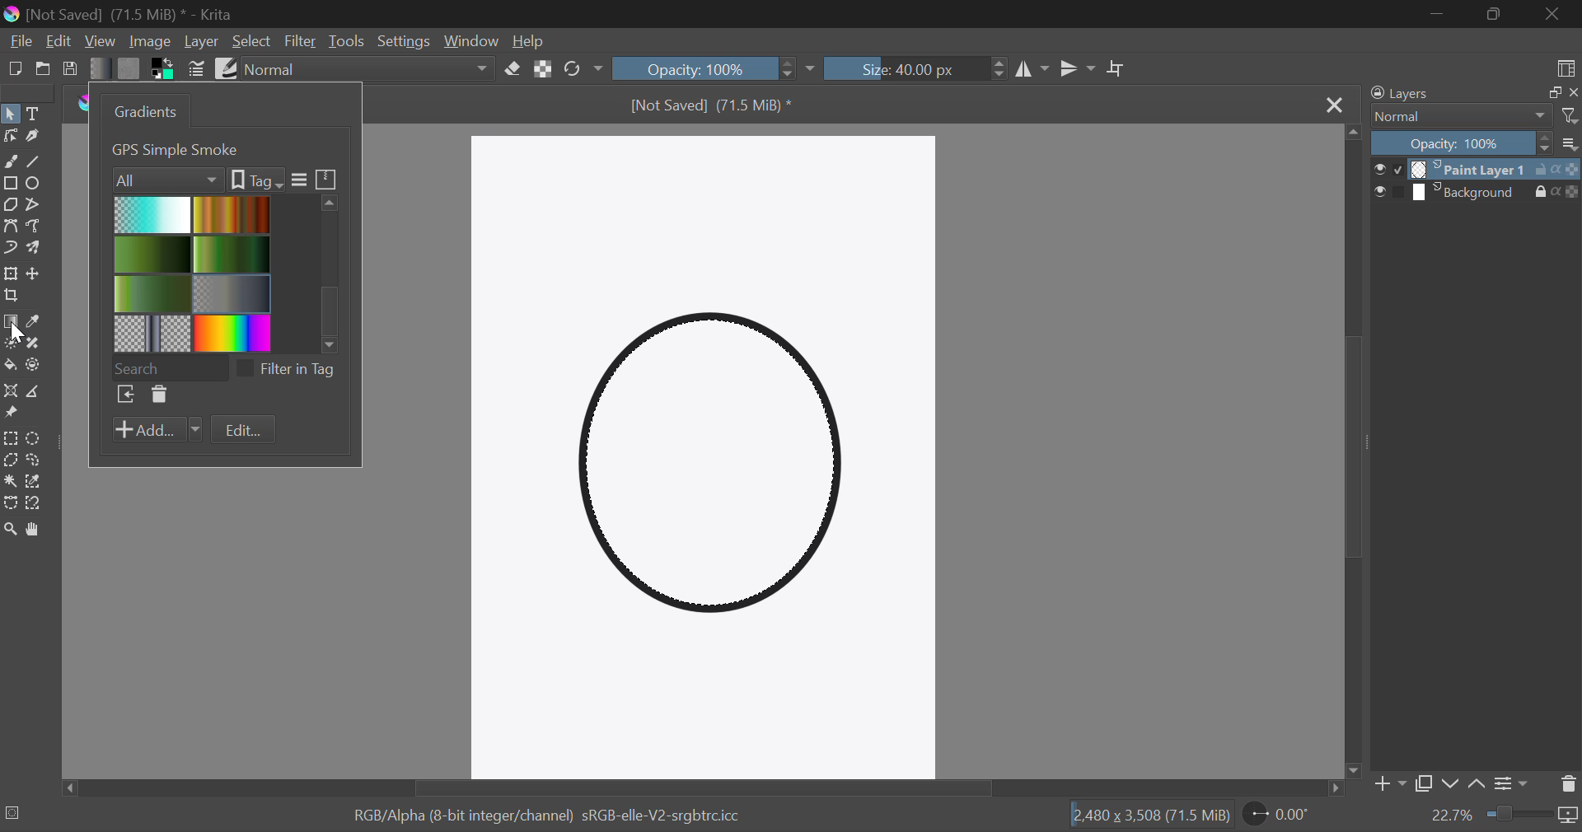  Describe the element at coordinates (1496, 15) in the screenshot. I see `Minimize` at that location.